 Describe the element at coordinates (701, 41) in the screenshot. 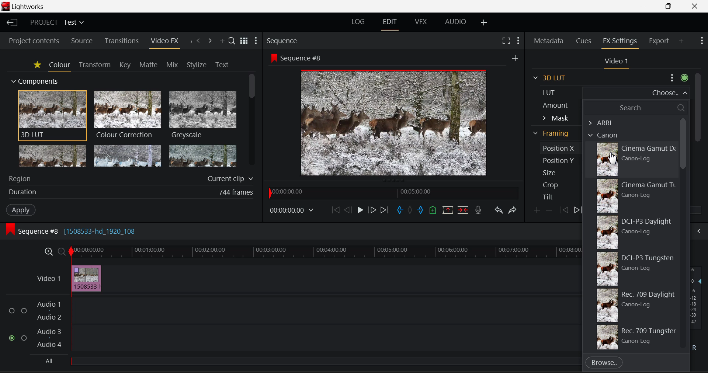

I see `Show Settings` at that location.